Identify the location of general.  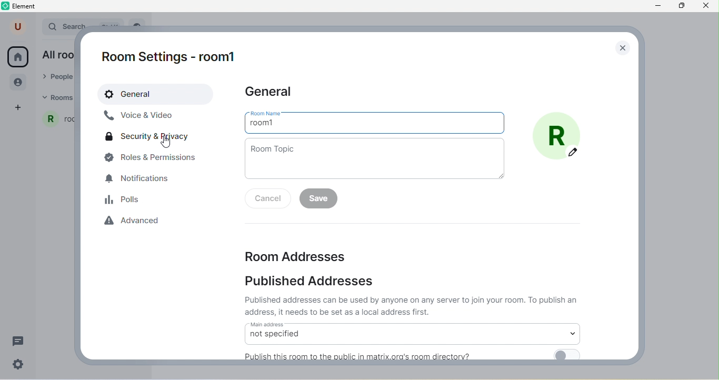
(273, 91).